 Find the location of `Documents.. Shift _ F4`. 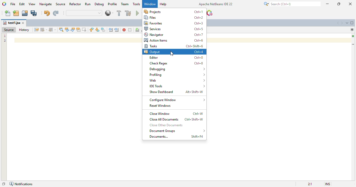

Documents.. Shift _ F4 is located at coordinates (177, 136).